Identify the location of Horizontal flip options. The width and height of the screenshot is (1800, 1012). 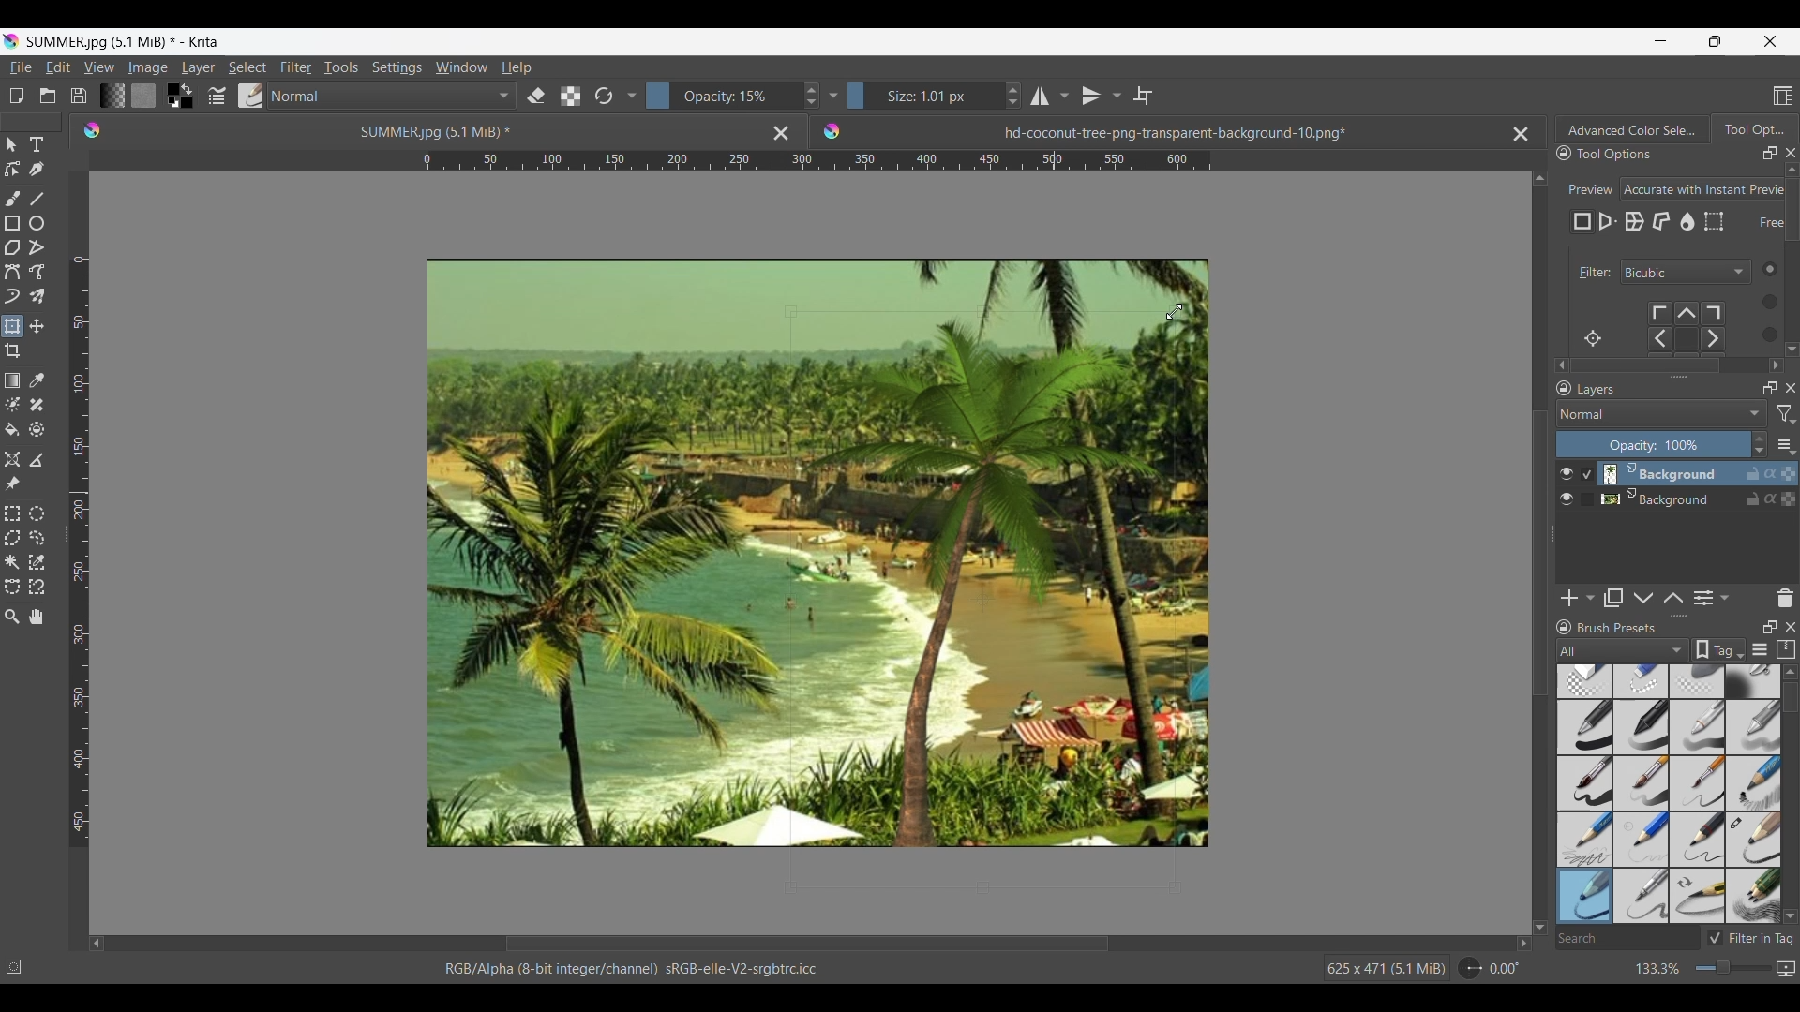
(1040, 96).